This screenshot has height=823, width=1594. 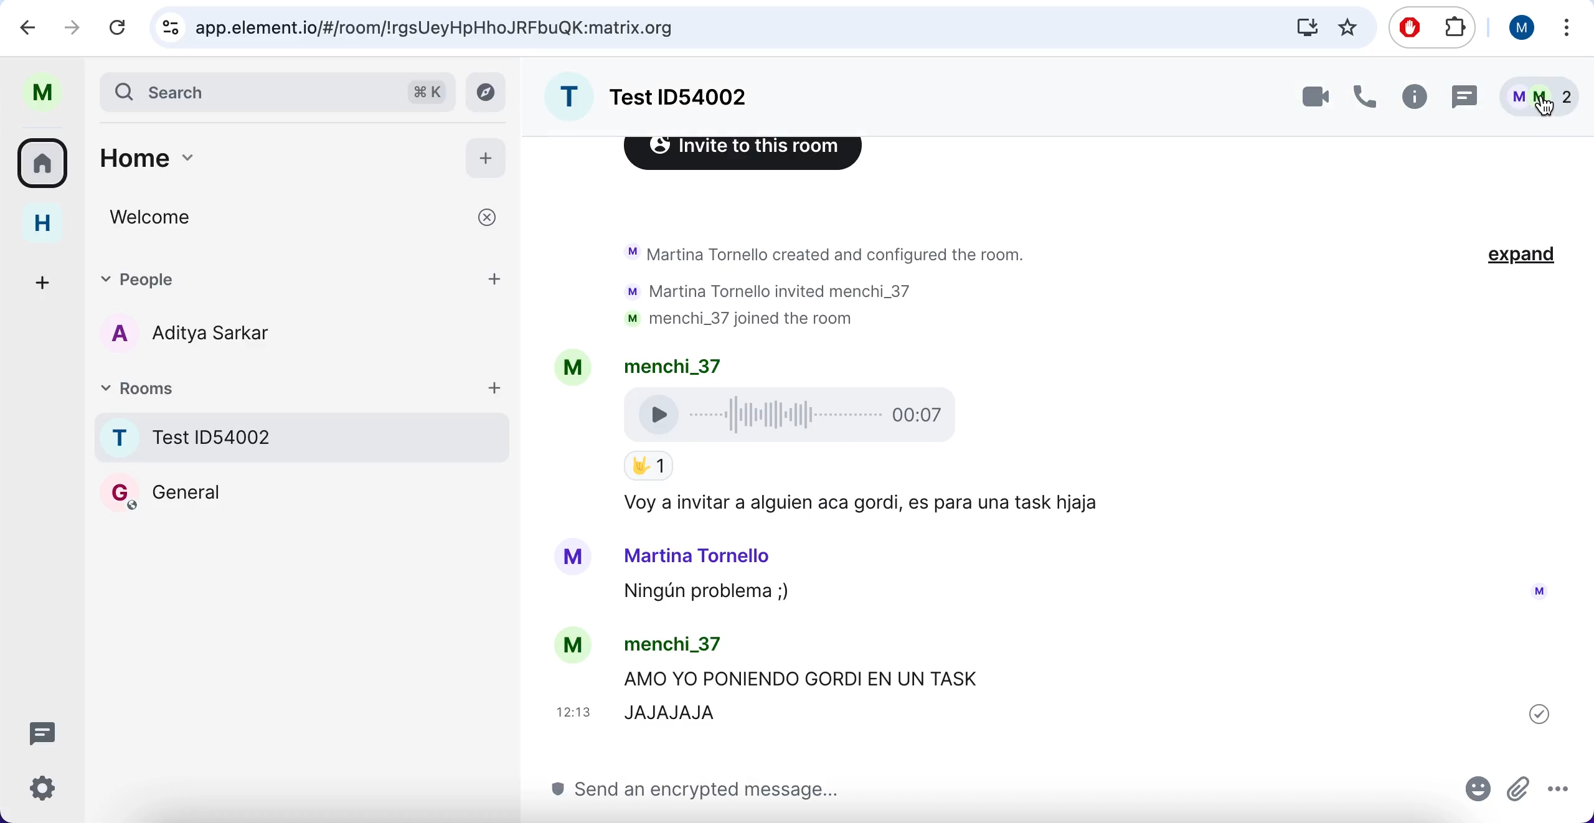 I want to click on add, so click(x=486, y=157).